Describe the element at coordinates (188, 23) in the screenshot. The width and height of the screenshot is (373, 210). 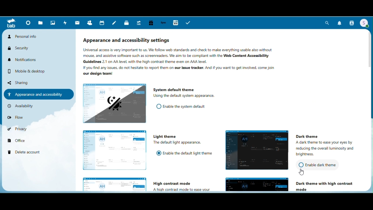
I see `tasks` at that location.